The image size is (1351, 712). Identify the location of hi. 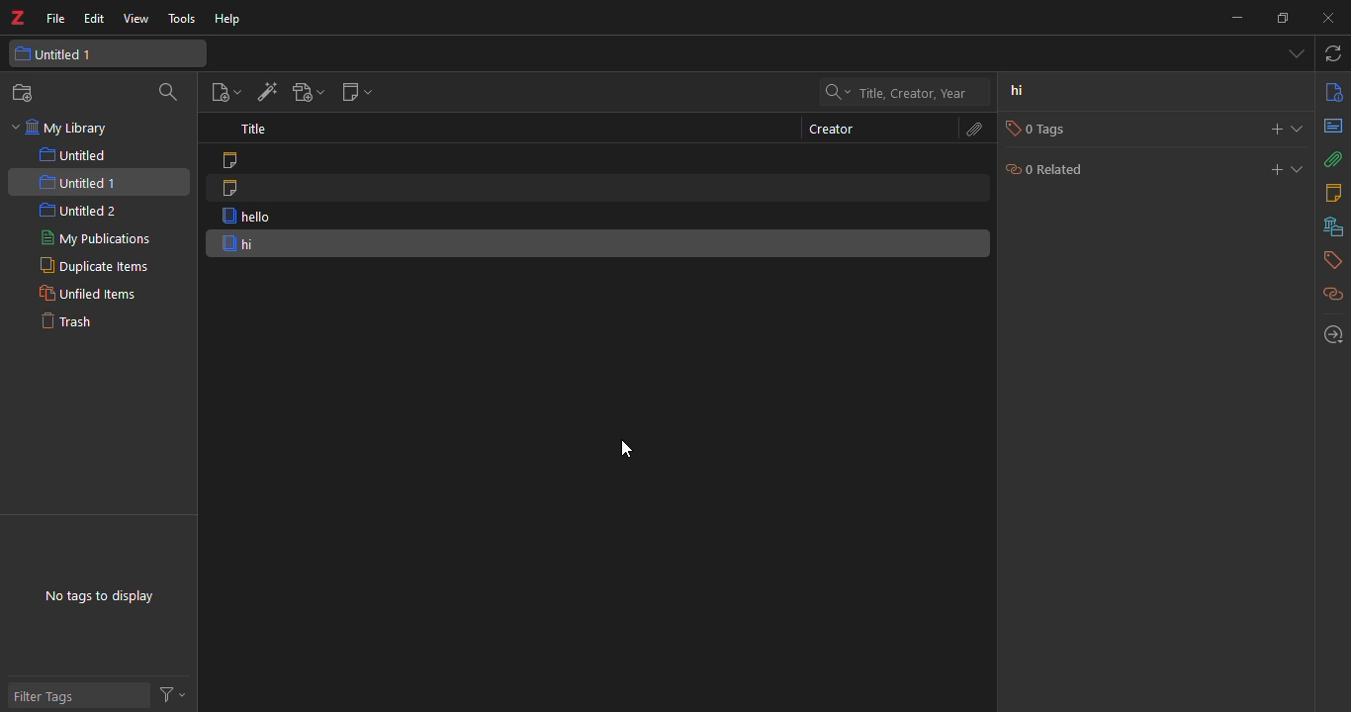
(241, 245).